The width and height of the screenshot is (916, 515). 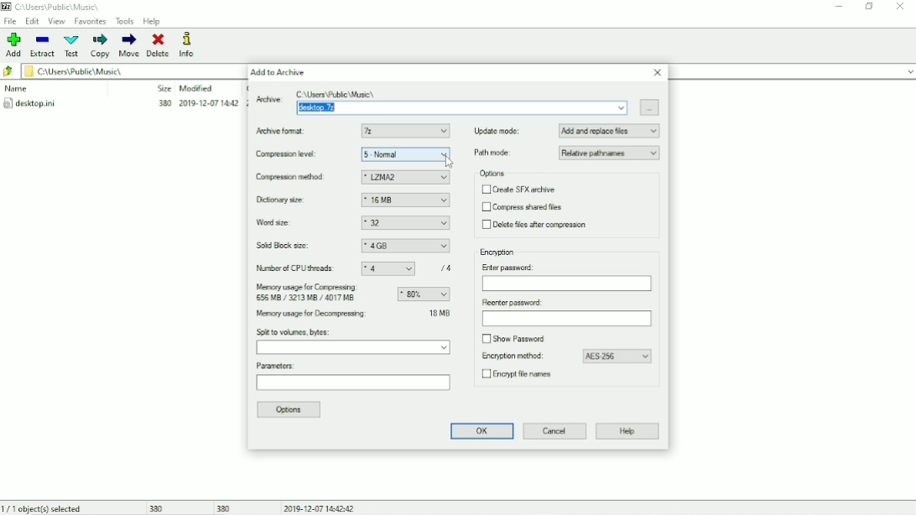 I want to click on Archive, so click(x=462, y=108).